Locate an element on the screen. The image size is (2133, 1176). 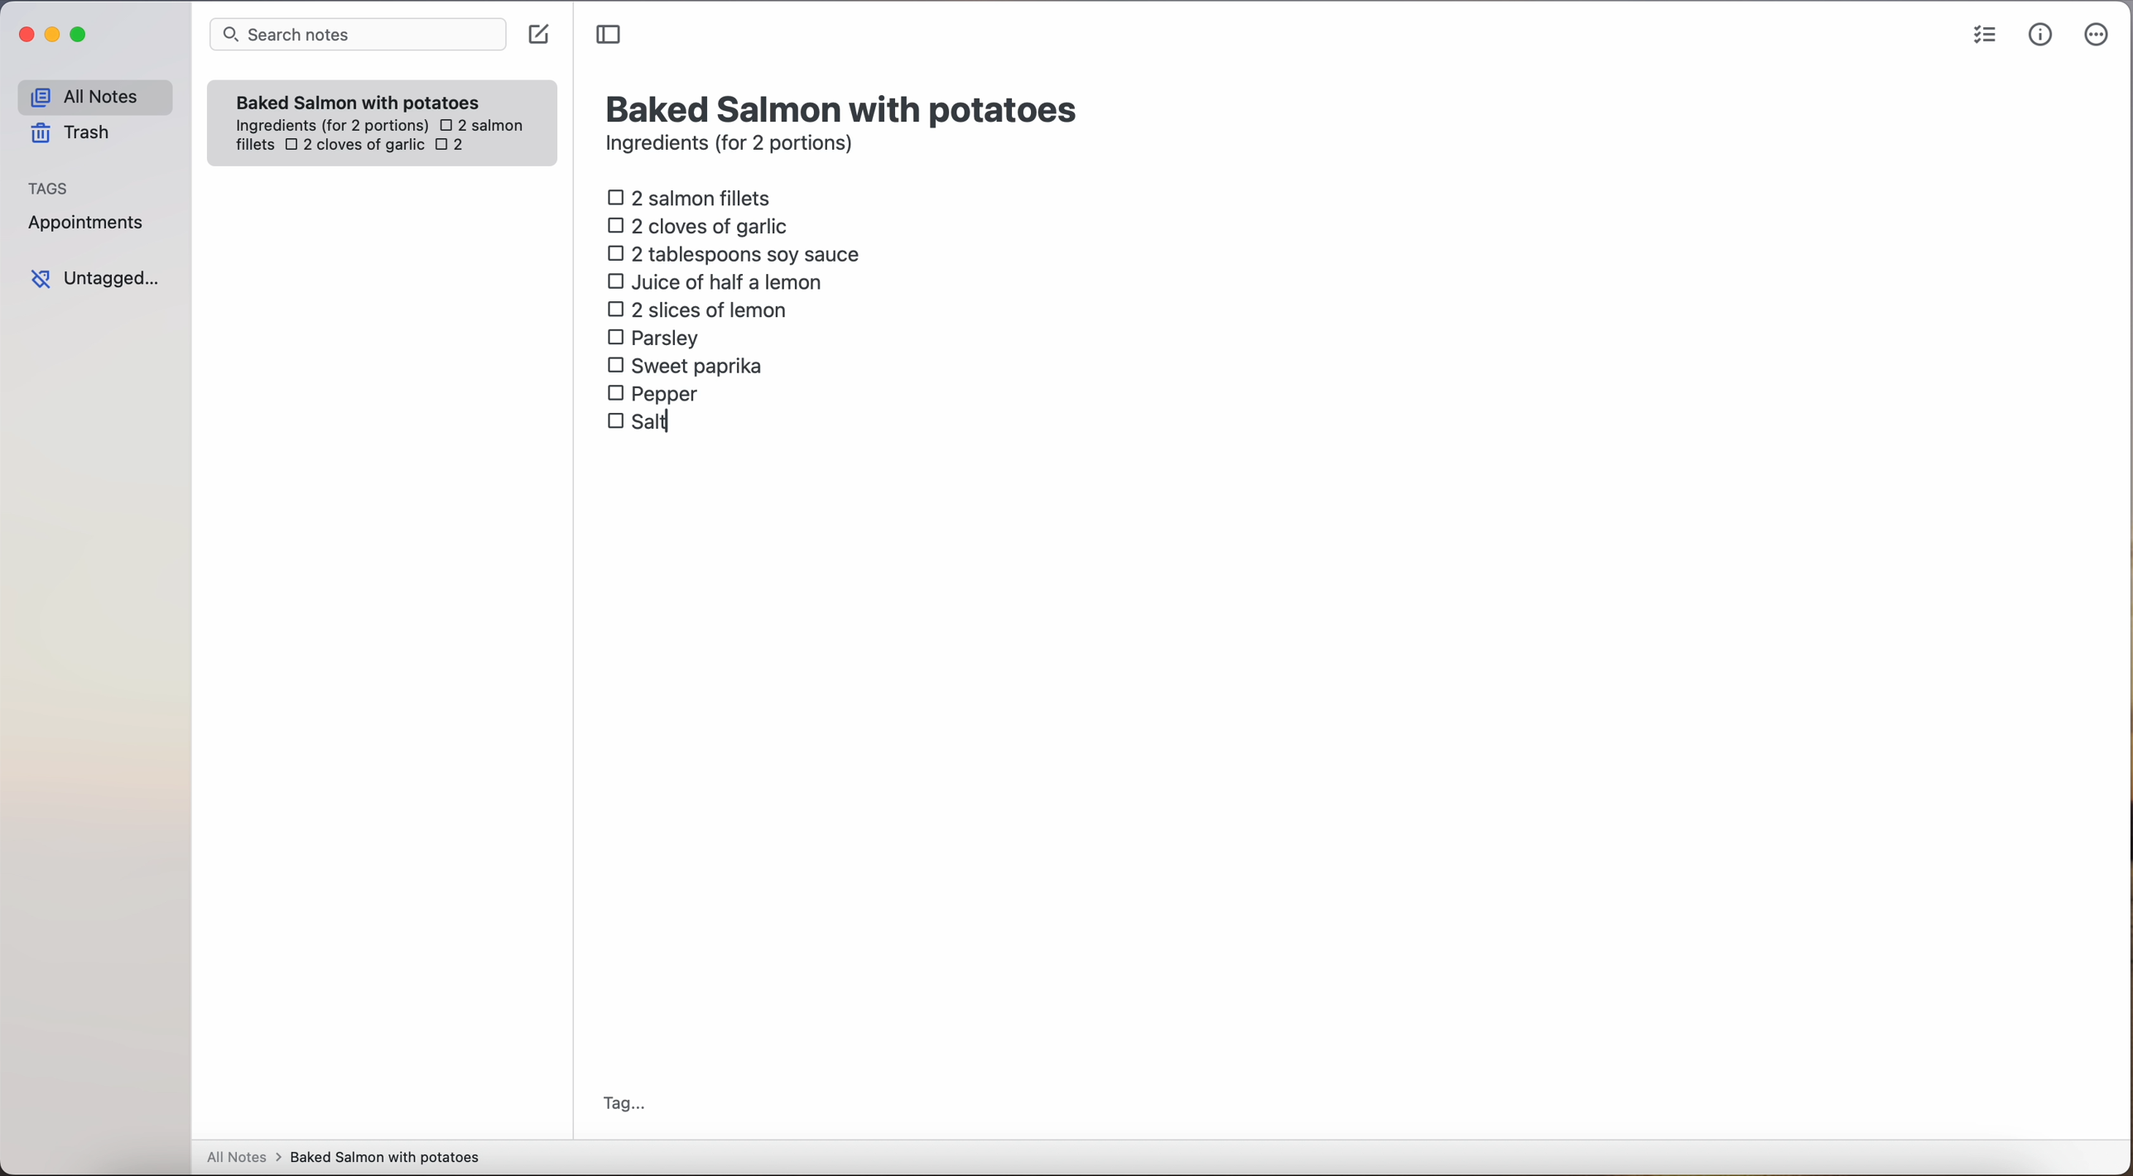
check list is located at coordinates (1985, 36).